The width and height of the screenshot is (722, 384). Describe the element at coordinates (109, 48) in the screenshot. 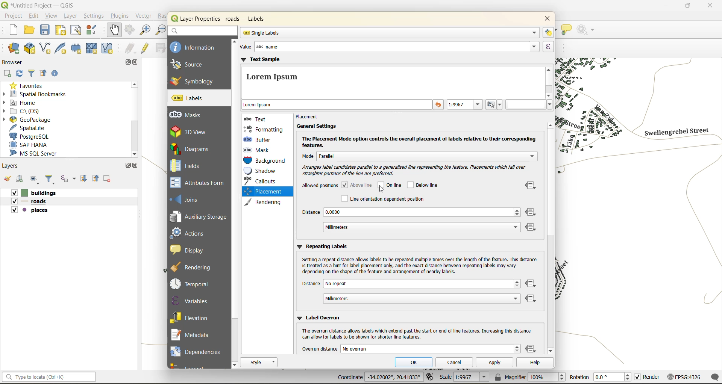

I see `new virtual layer` at that location.